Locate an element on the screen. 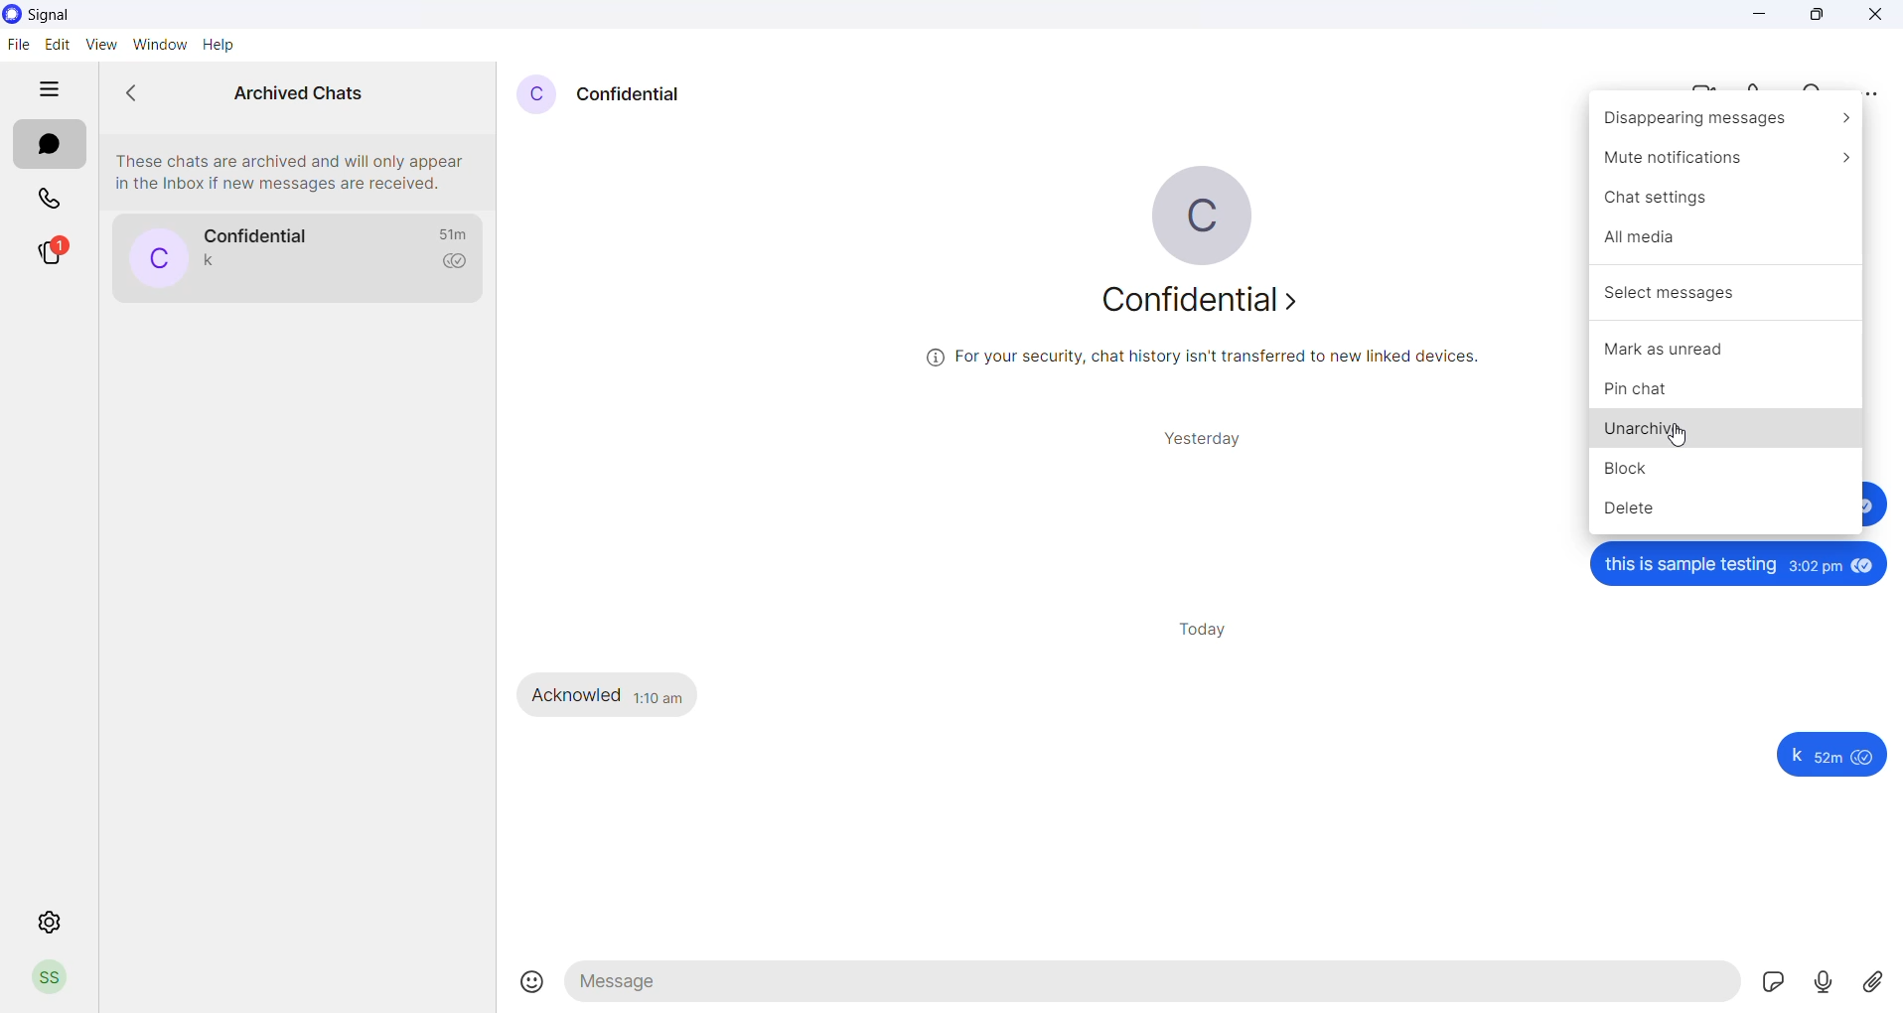 The height and width of the screenshot is (1013, 1903). all media is located at coordinates (1731, 242).